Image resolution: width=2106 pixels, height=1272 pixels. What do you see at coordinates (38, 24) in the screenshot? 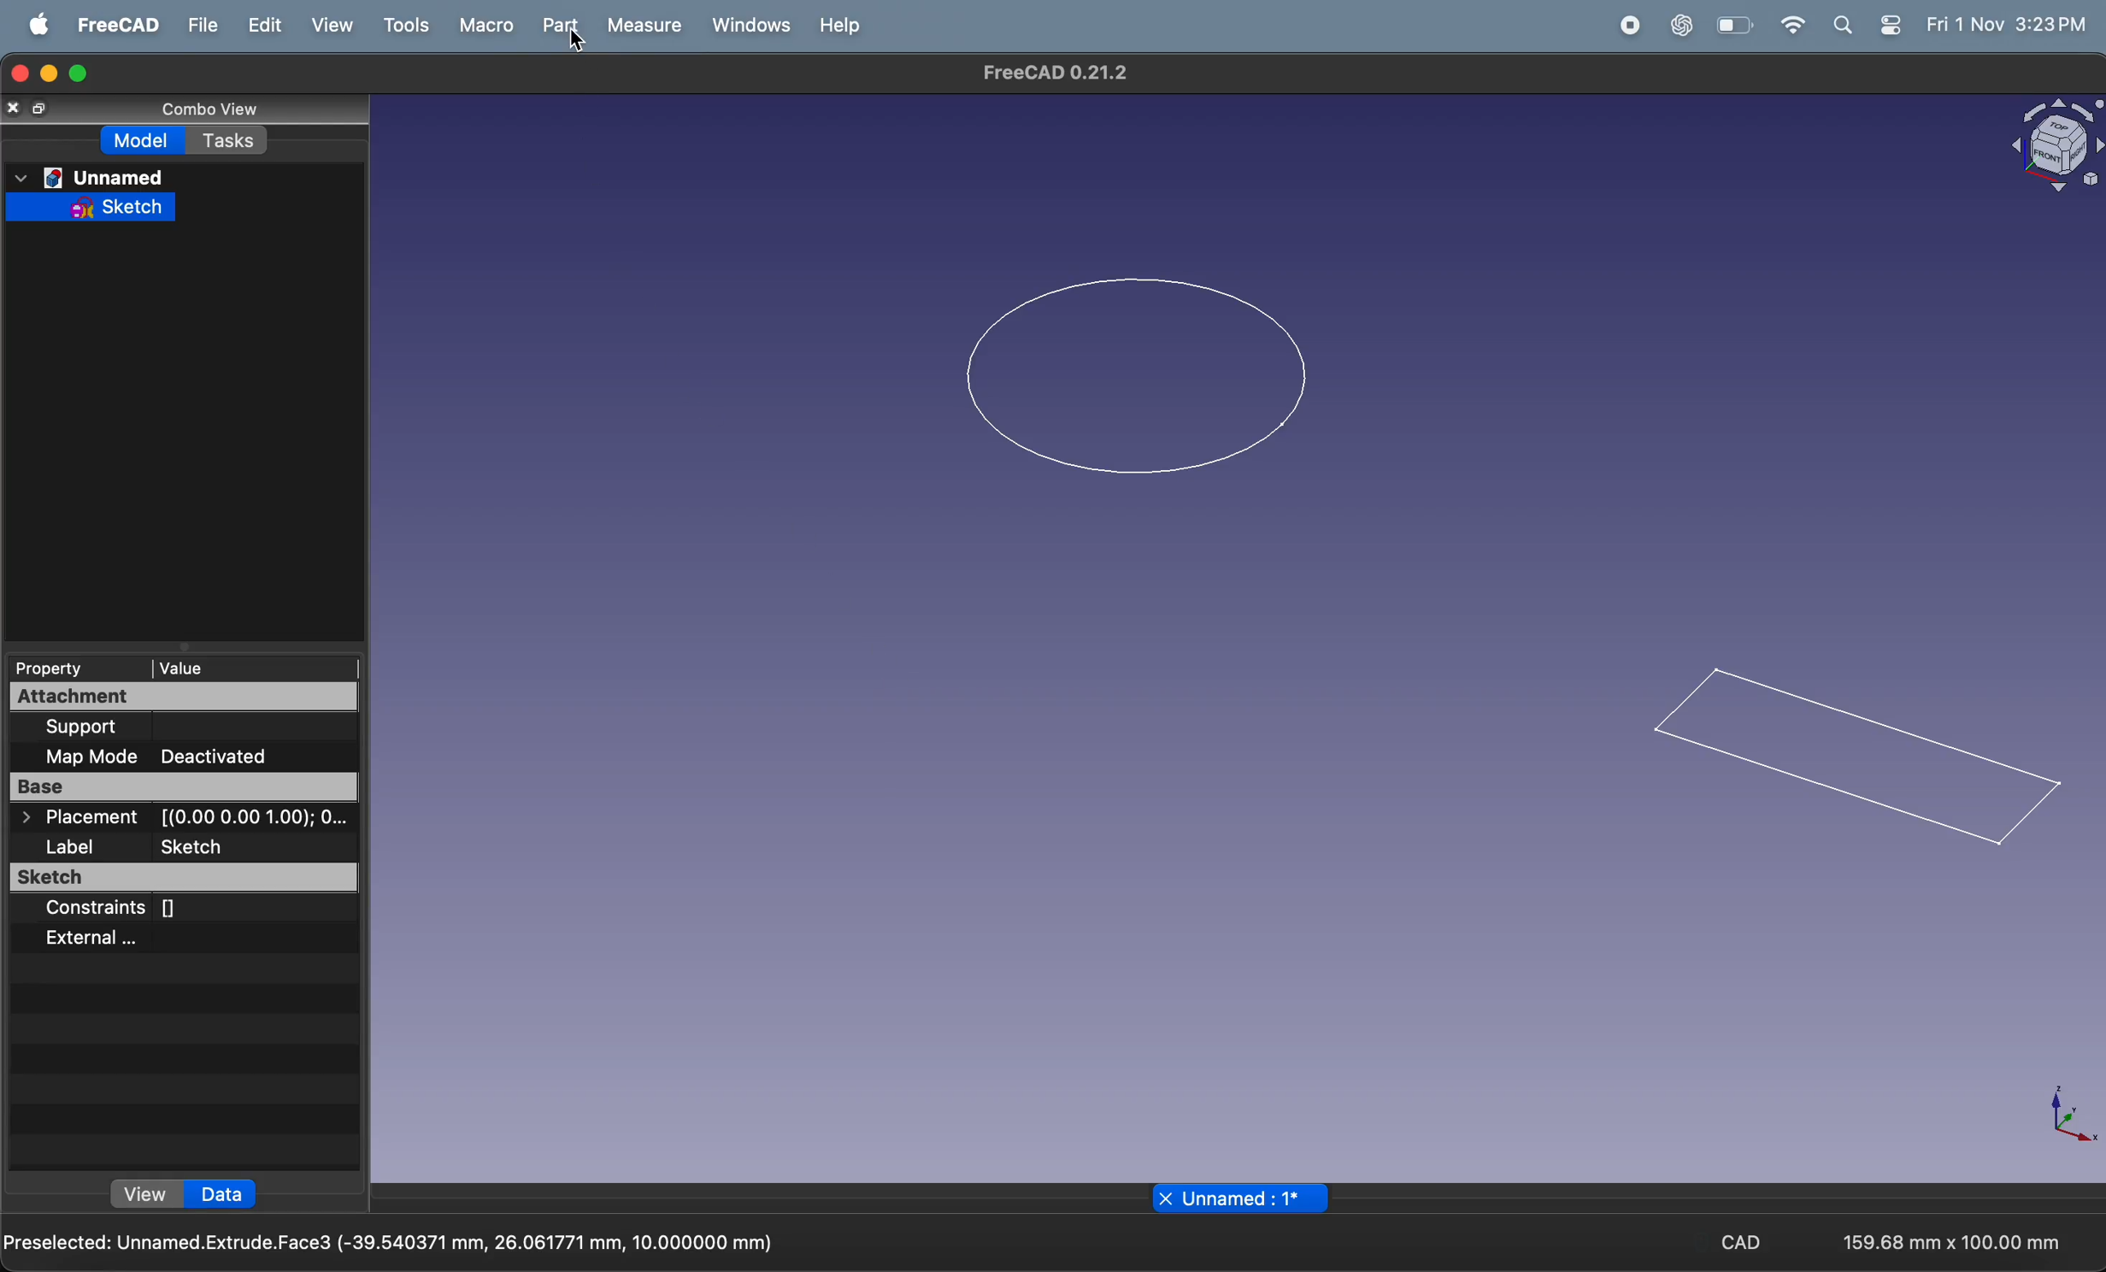
I see `apple menu` at bounding box center [38, 24].